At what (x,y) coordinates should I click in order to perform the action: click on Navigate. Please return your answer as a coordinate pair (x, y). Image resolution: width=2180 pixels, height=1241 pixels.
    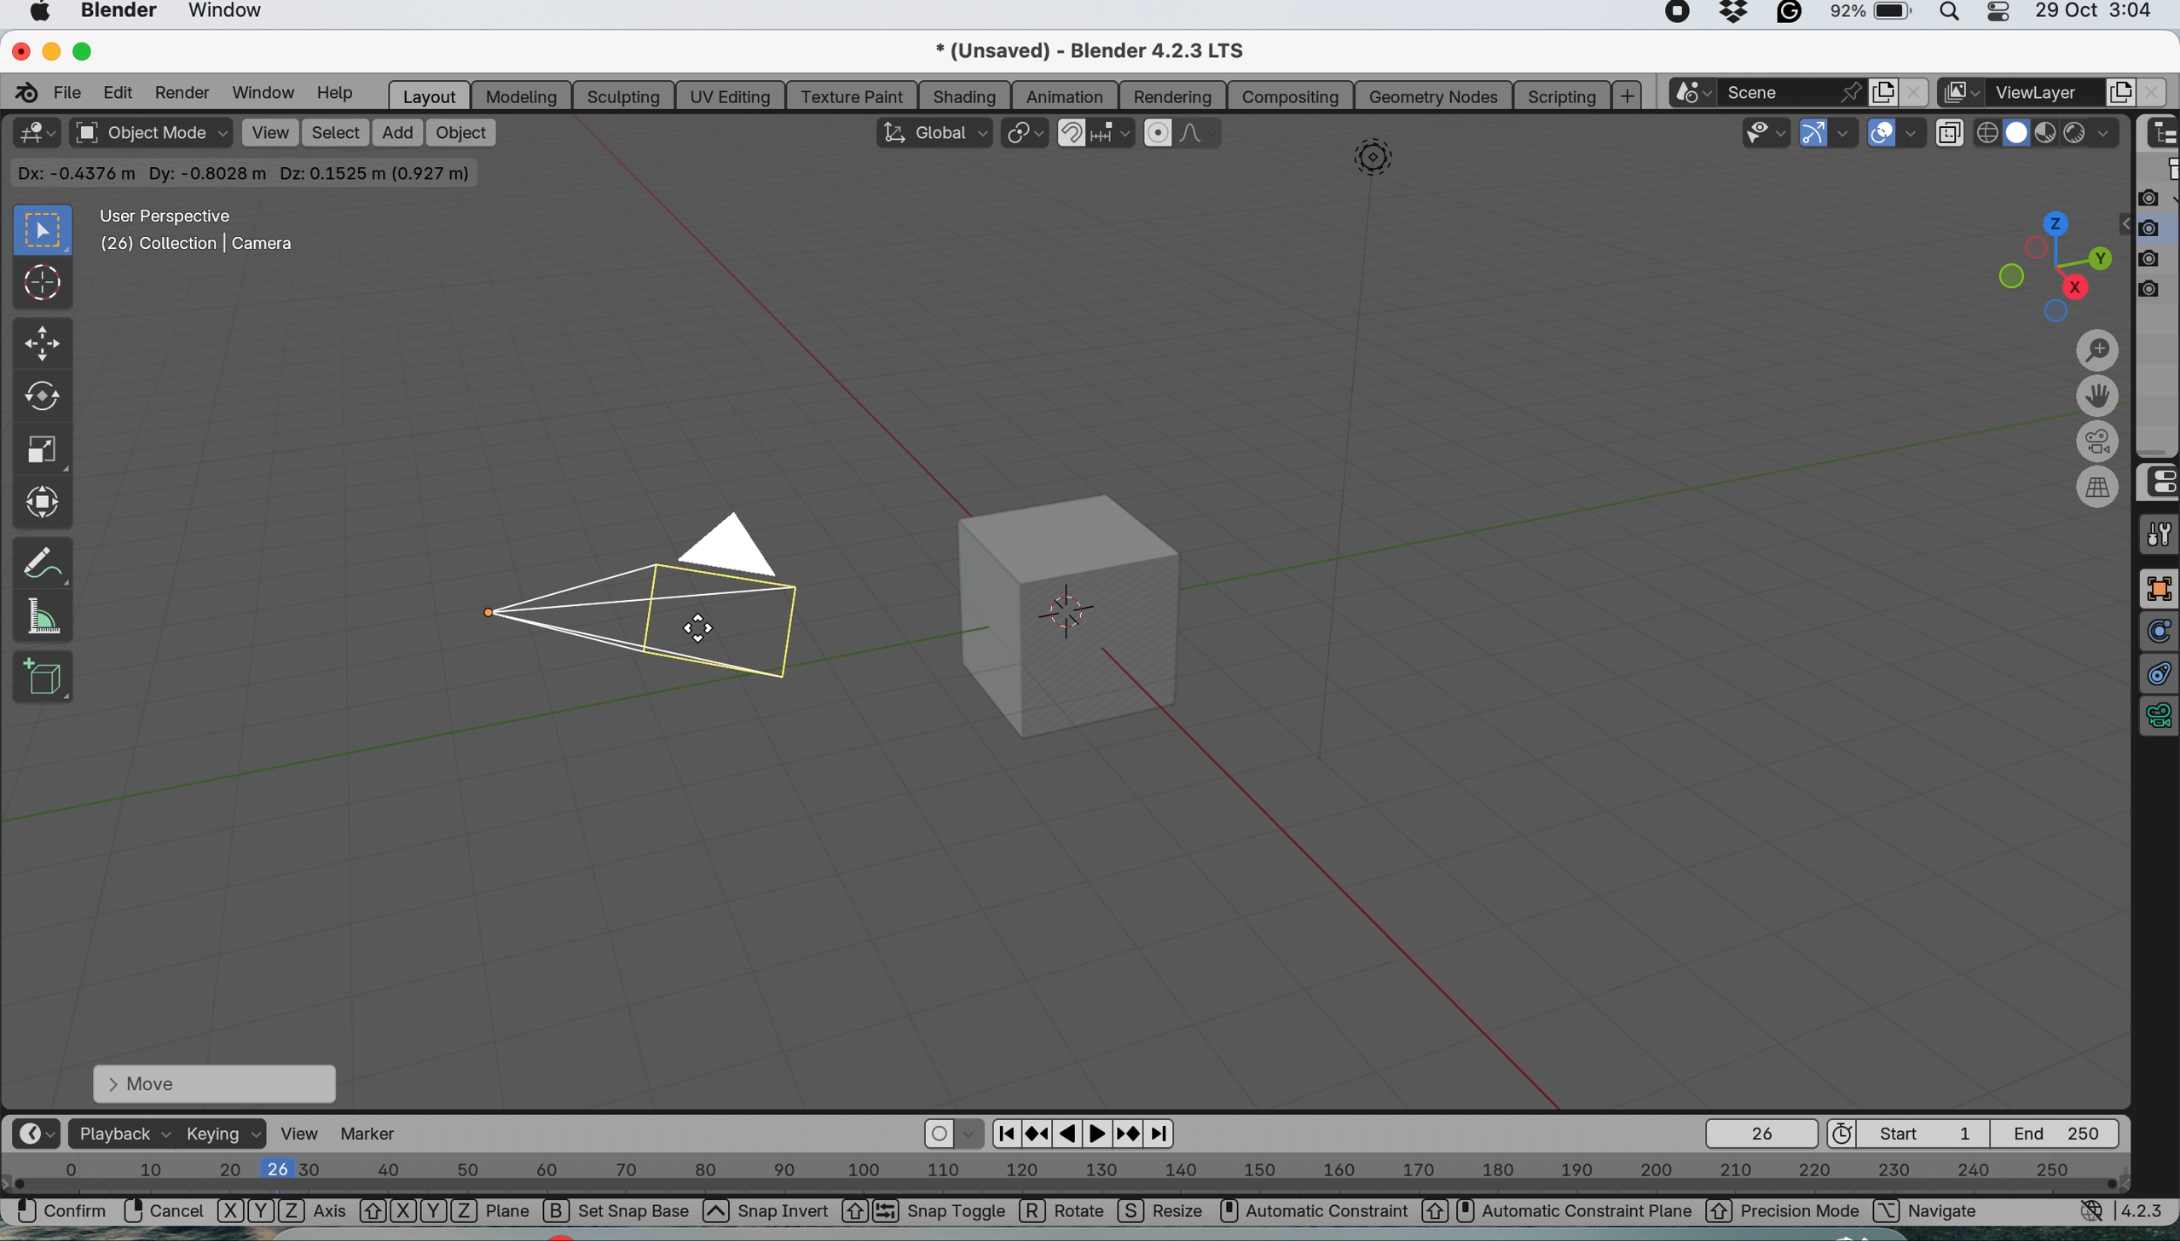
    Looking at the image, I should click on (1946, 1212).